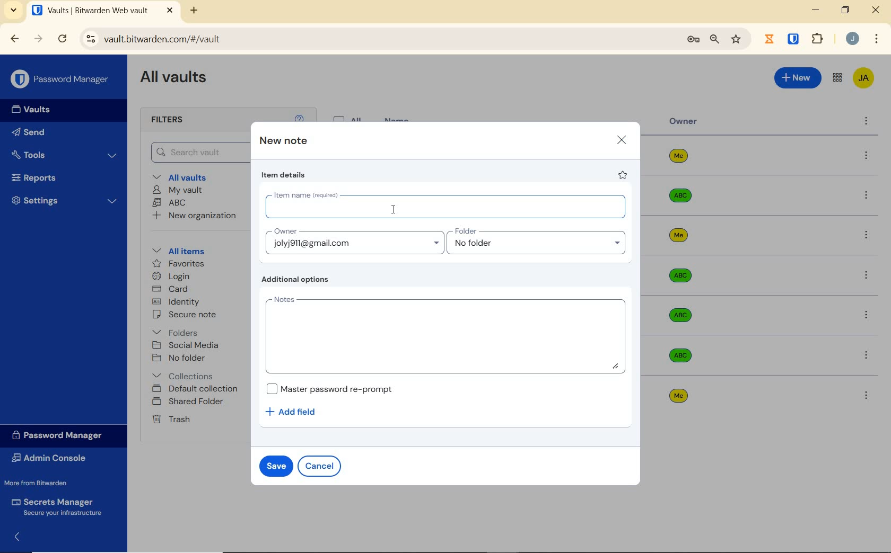  What do you see at coordinates (375, 39) in the screenshot?
I see `address bar` at bounding box center [375, 39].